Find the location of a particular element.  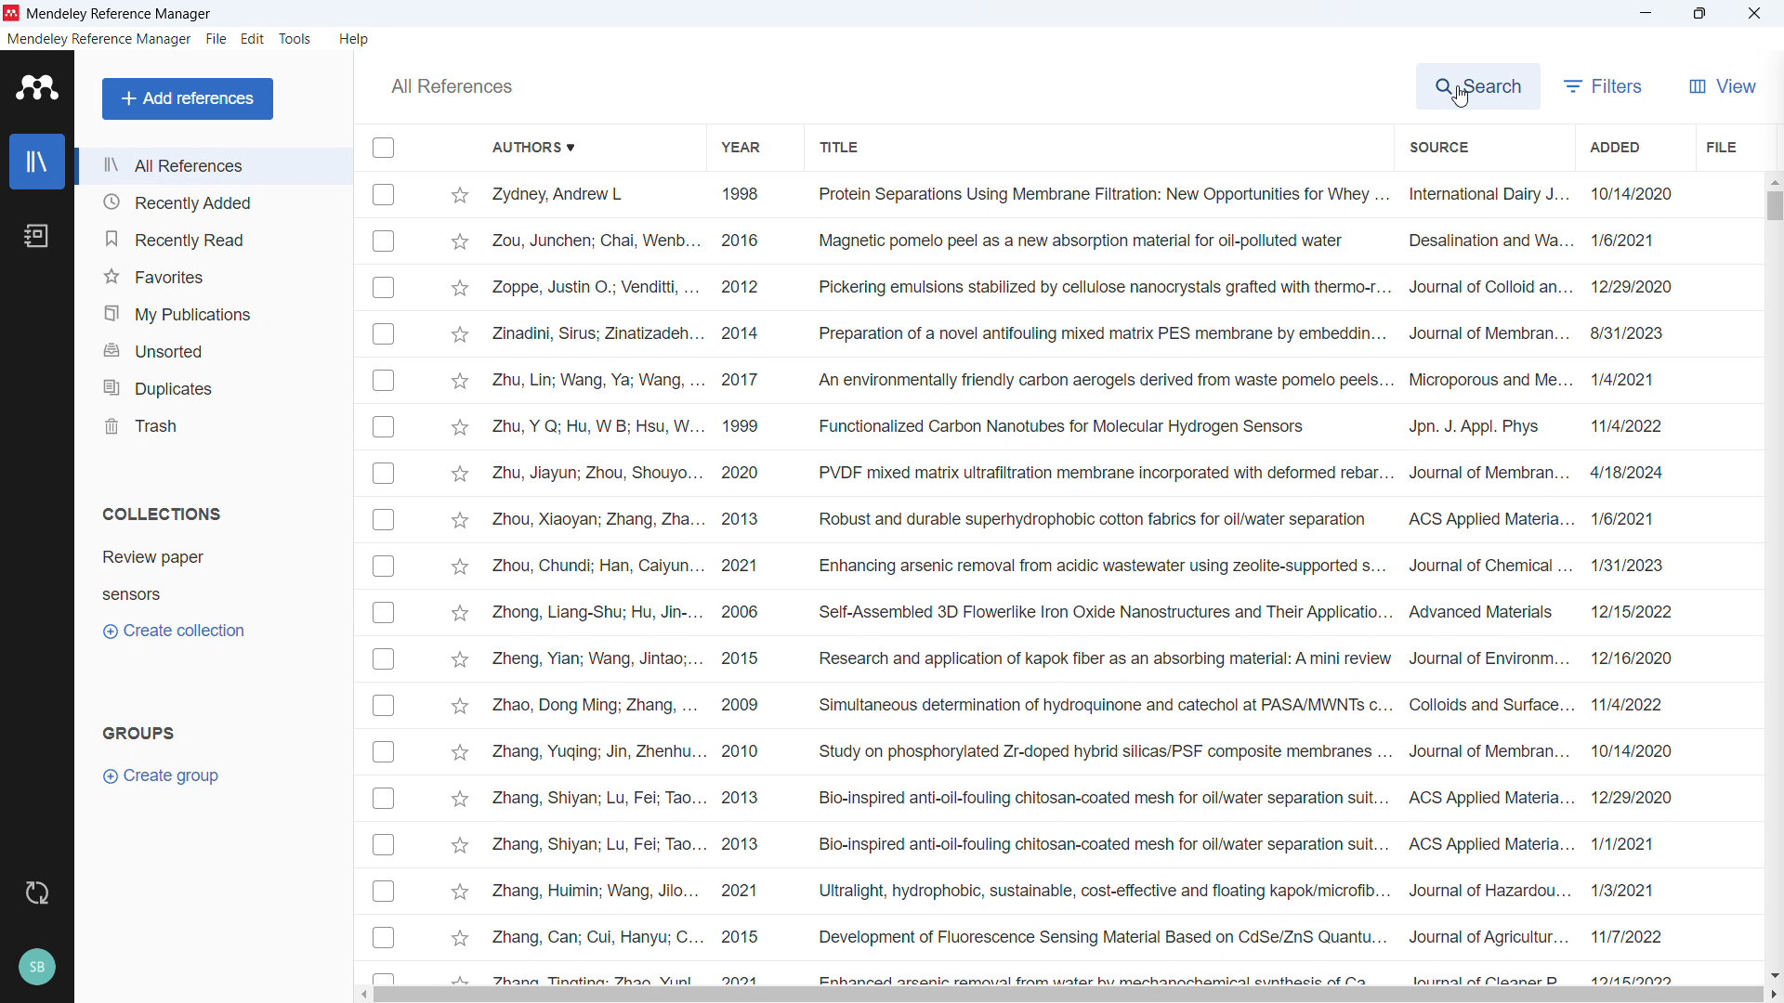

Vertical scrollbar  is located at coordinates (1775, 206).